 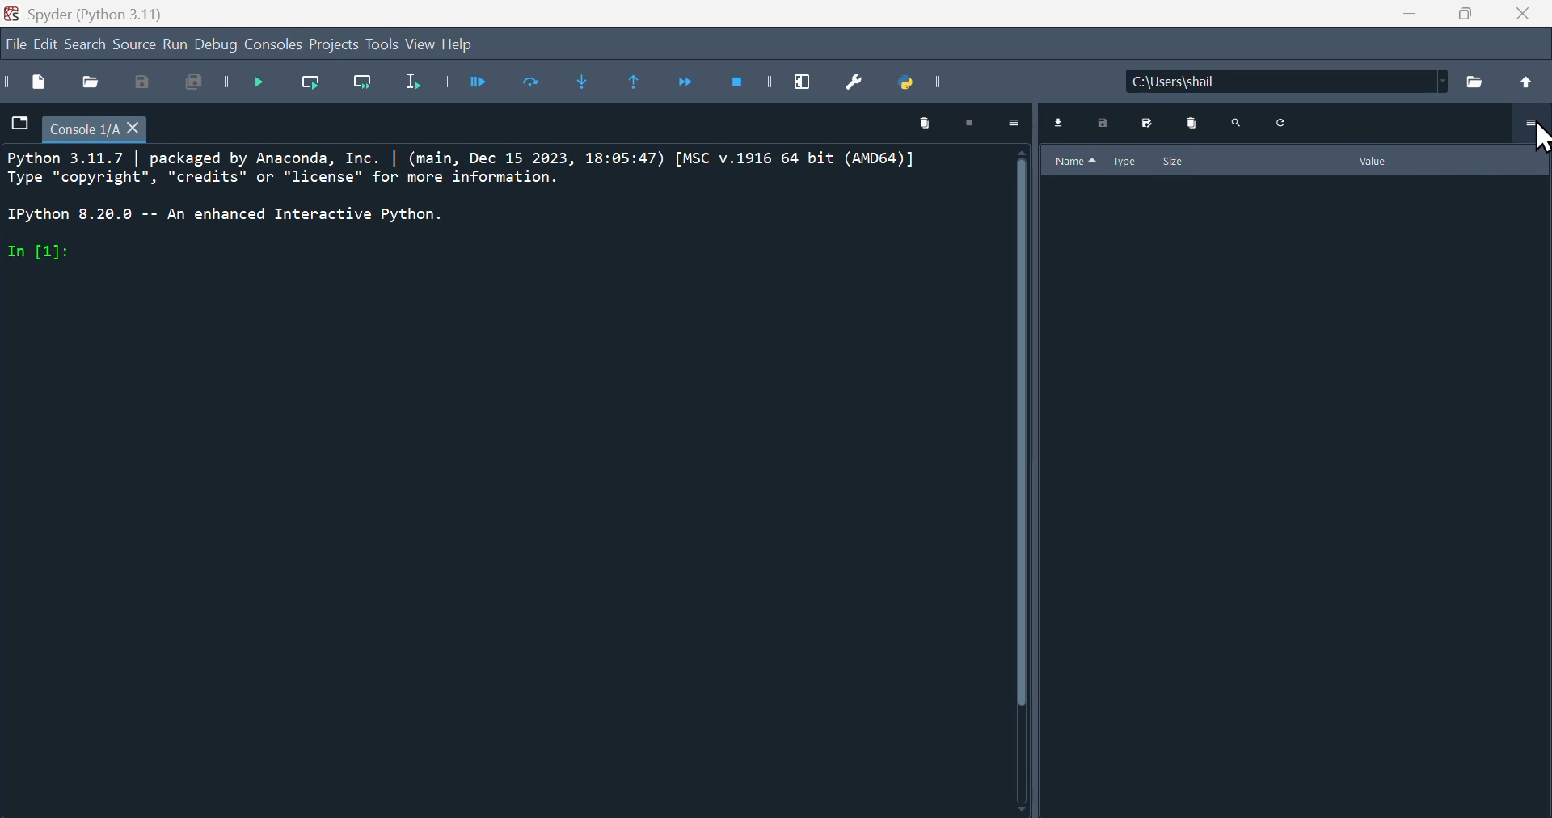 I want to click on Run current line, so click(x=318, y=87).